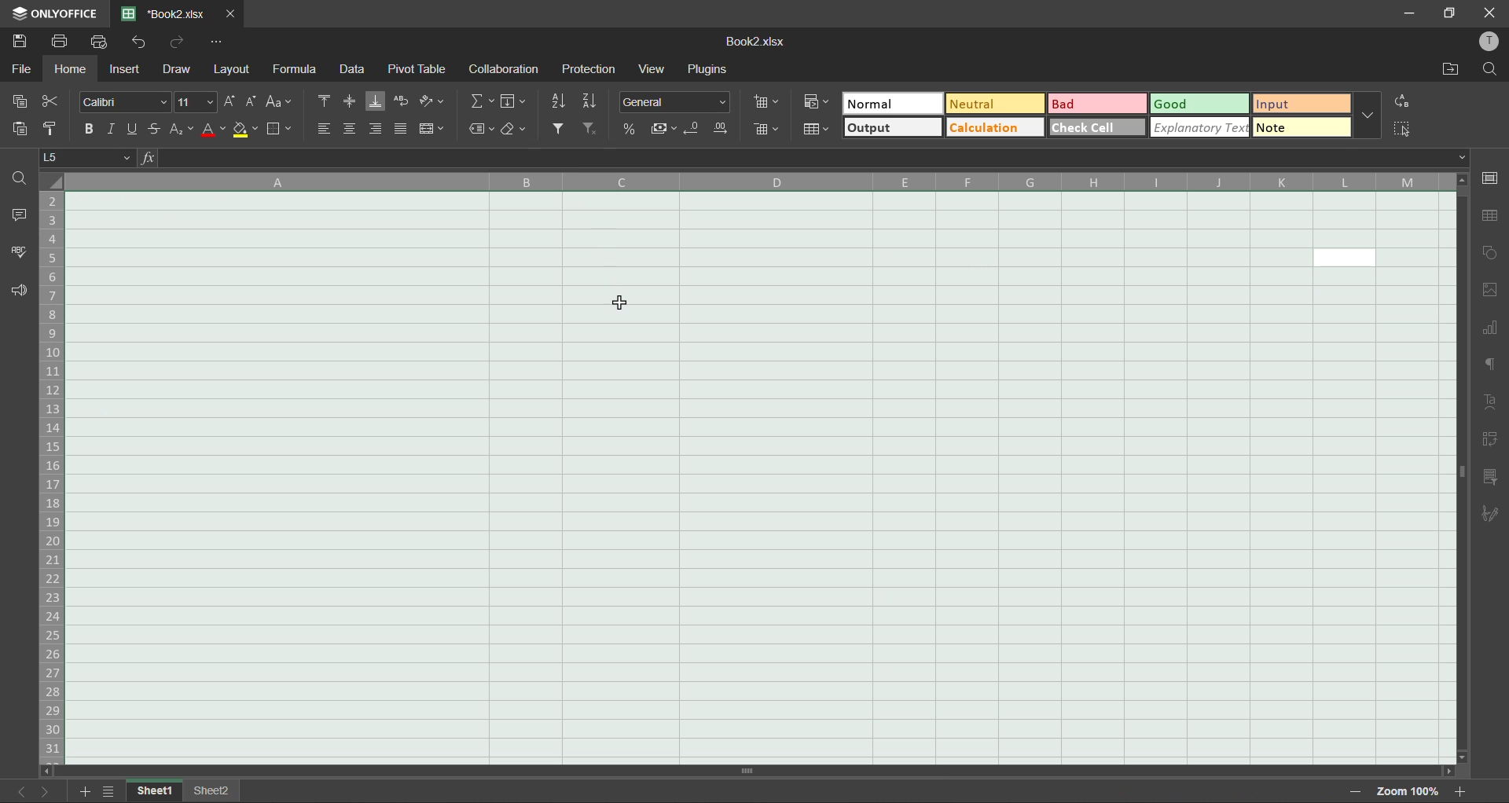 The image size is (1509, 803). What do you see at coordinates (1490, 479) in the screenshot?
I see `slicer` at bounding box center [1490, 479].